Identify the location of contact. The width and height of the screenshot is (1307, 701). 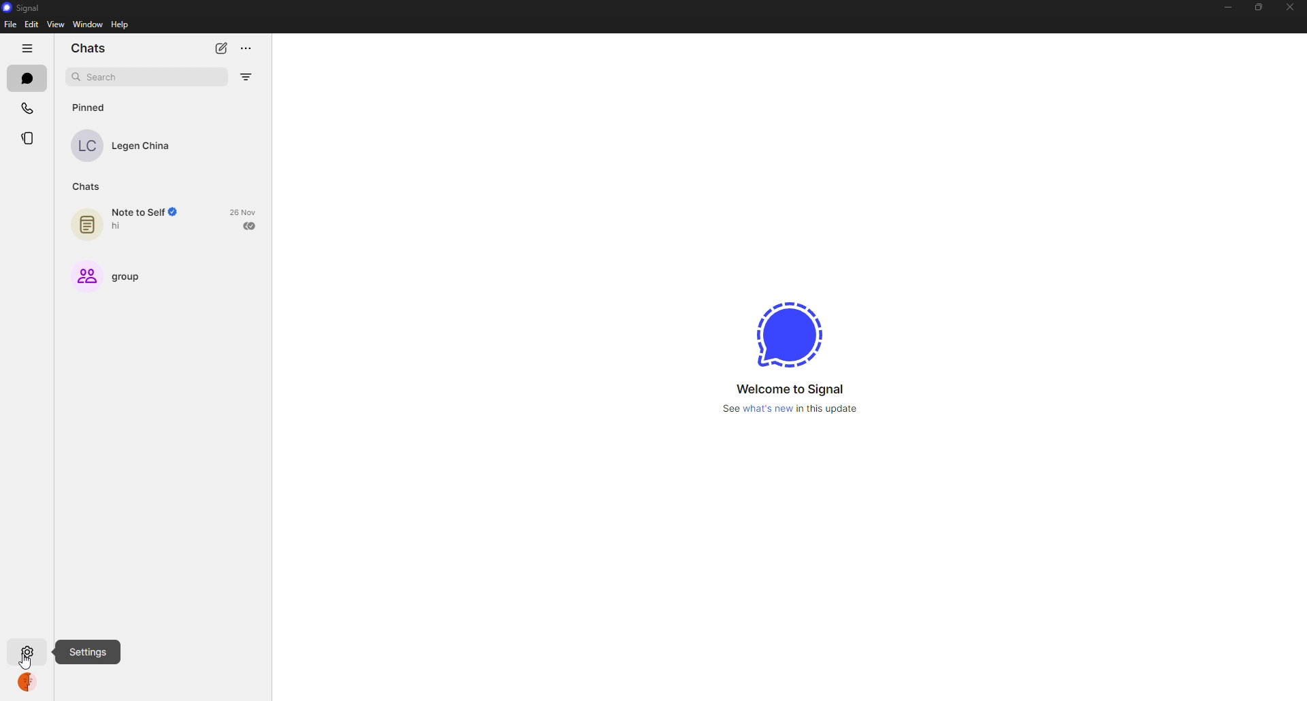
(129, 146).